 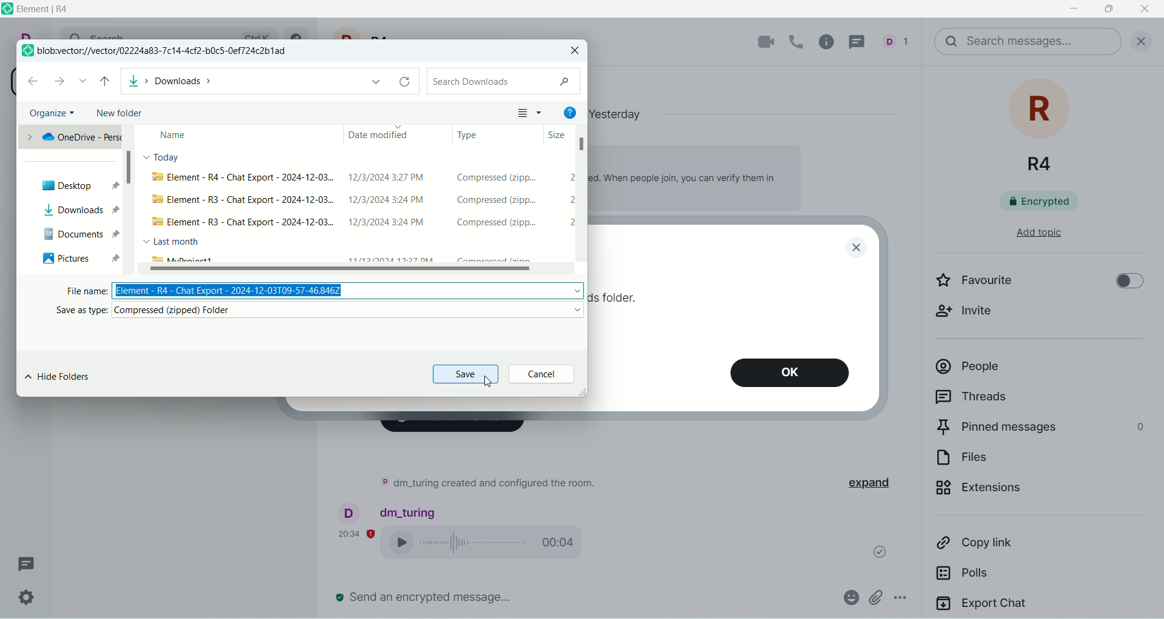 I want to click on downloads, so click(x=79, y=208).